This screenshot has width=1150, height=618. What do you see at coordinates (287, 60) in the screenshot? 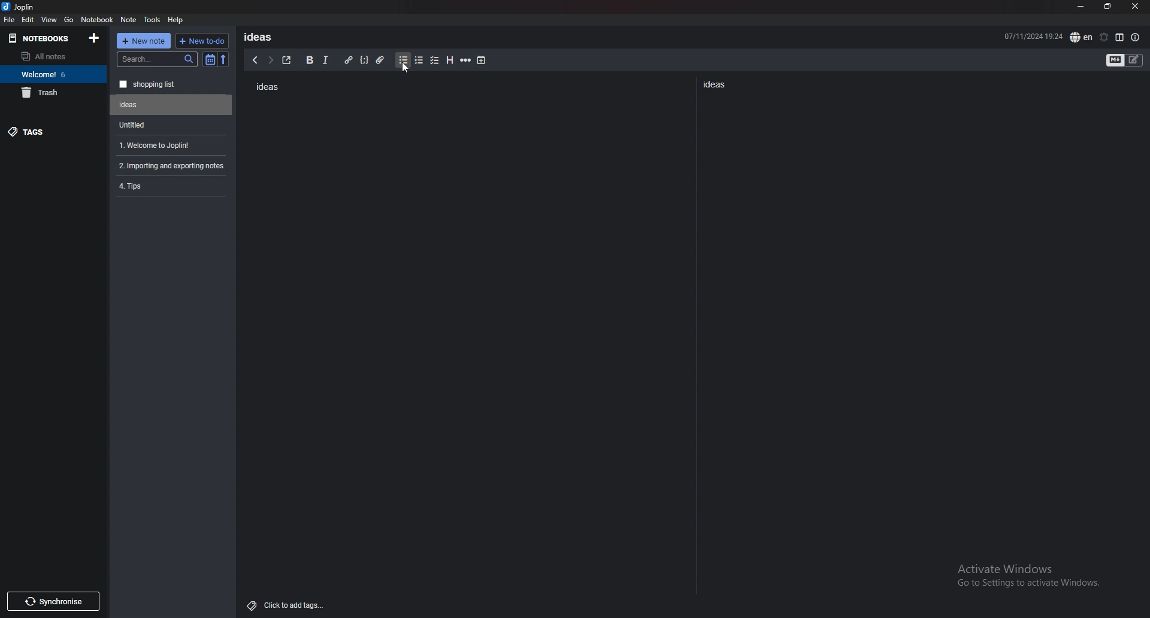
I see `toggle external editor` at bounding box center [287, 60].